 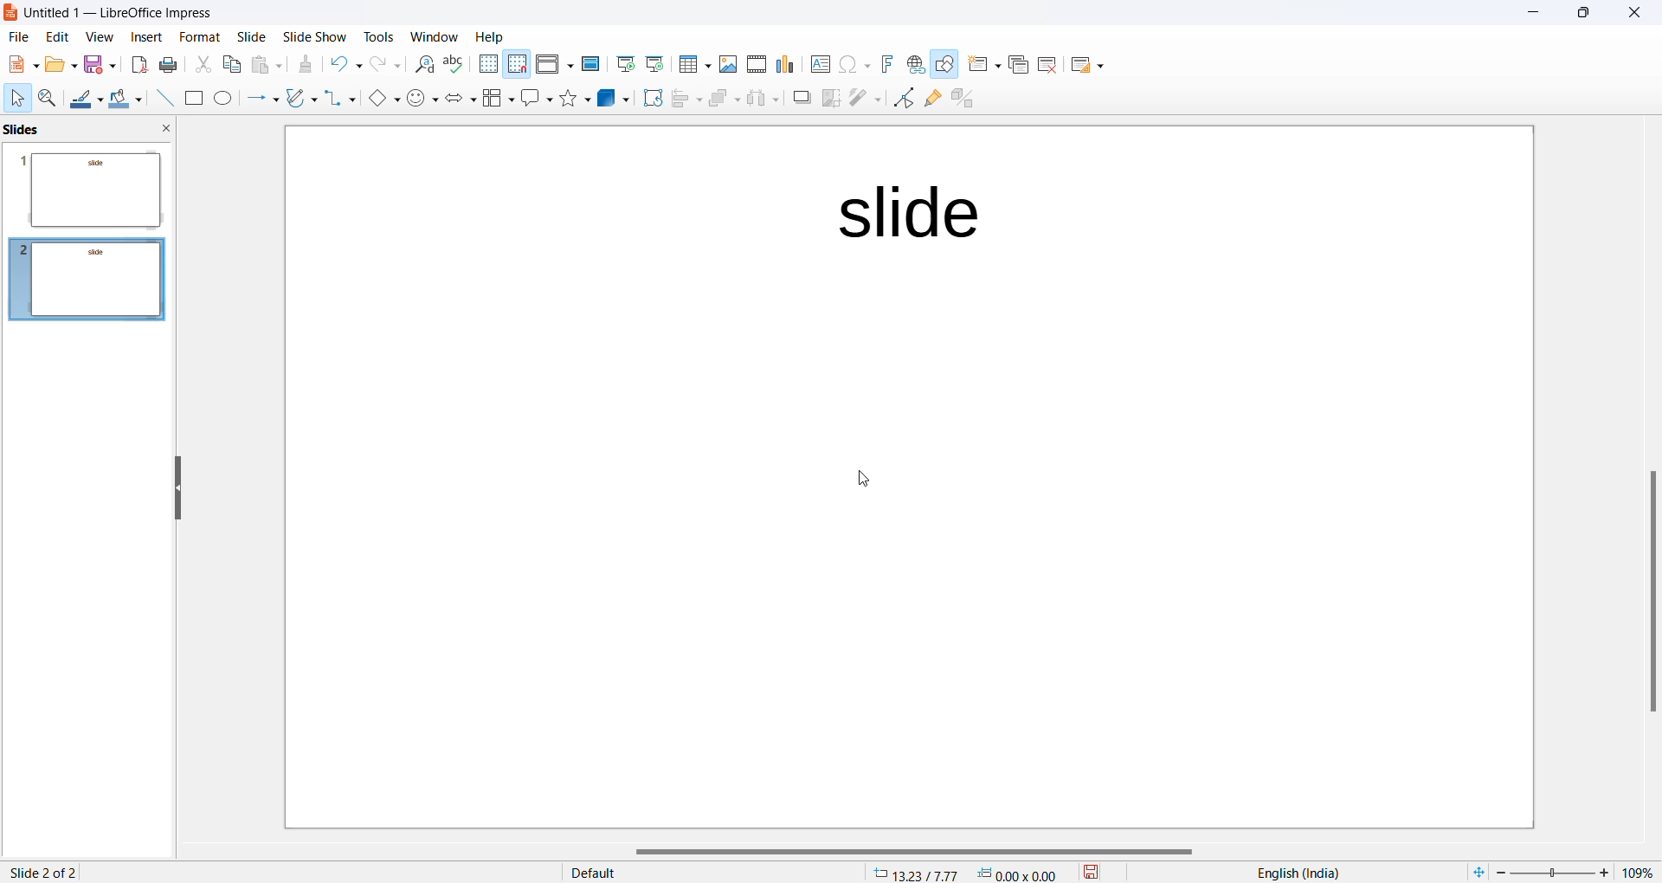 What do you see at coordinates (1051, 64) in the screenshot?
I see `Delete slide` at bounding box center [1051, 64].